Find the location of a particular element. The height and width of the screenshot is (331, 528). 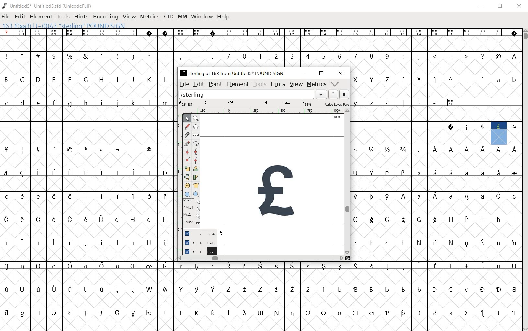

Y is located at coordinates (371, 79).